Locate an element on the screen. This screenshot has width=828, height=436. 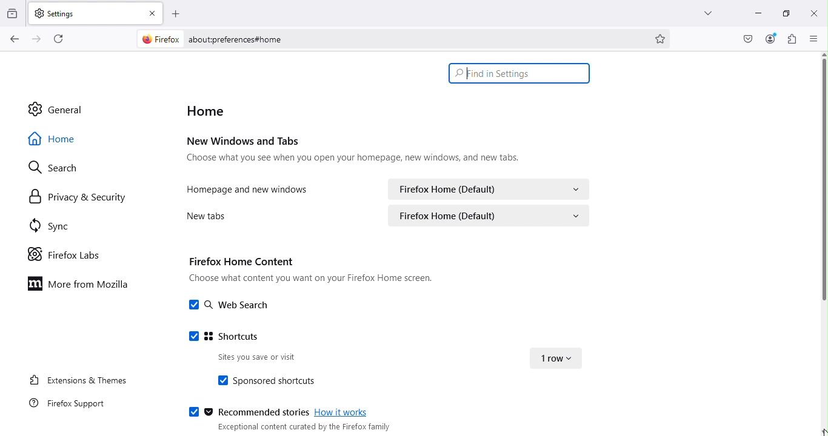
Open a new tab is located at coordinates (177, 13).